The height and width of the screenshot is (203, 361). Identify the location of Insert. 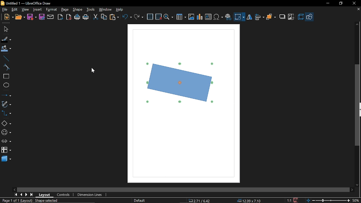
(38, 9).